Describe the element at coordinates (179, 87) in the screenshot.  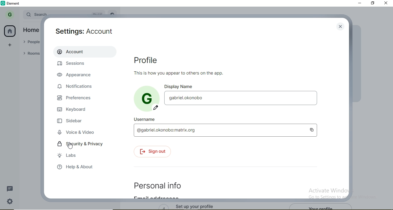
I see `display name` at that location.